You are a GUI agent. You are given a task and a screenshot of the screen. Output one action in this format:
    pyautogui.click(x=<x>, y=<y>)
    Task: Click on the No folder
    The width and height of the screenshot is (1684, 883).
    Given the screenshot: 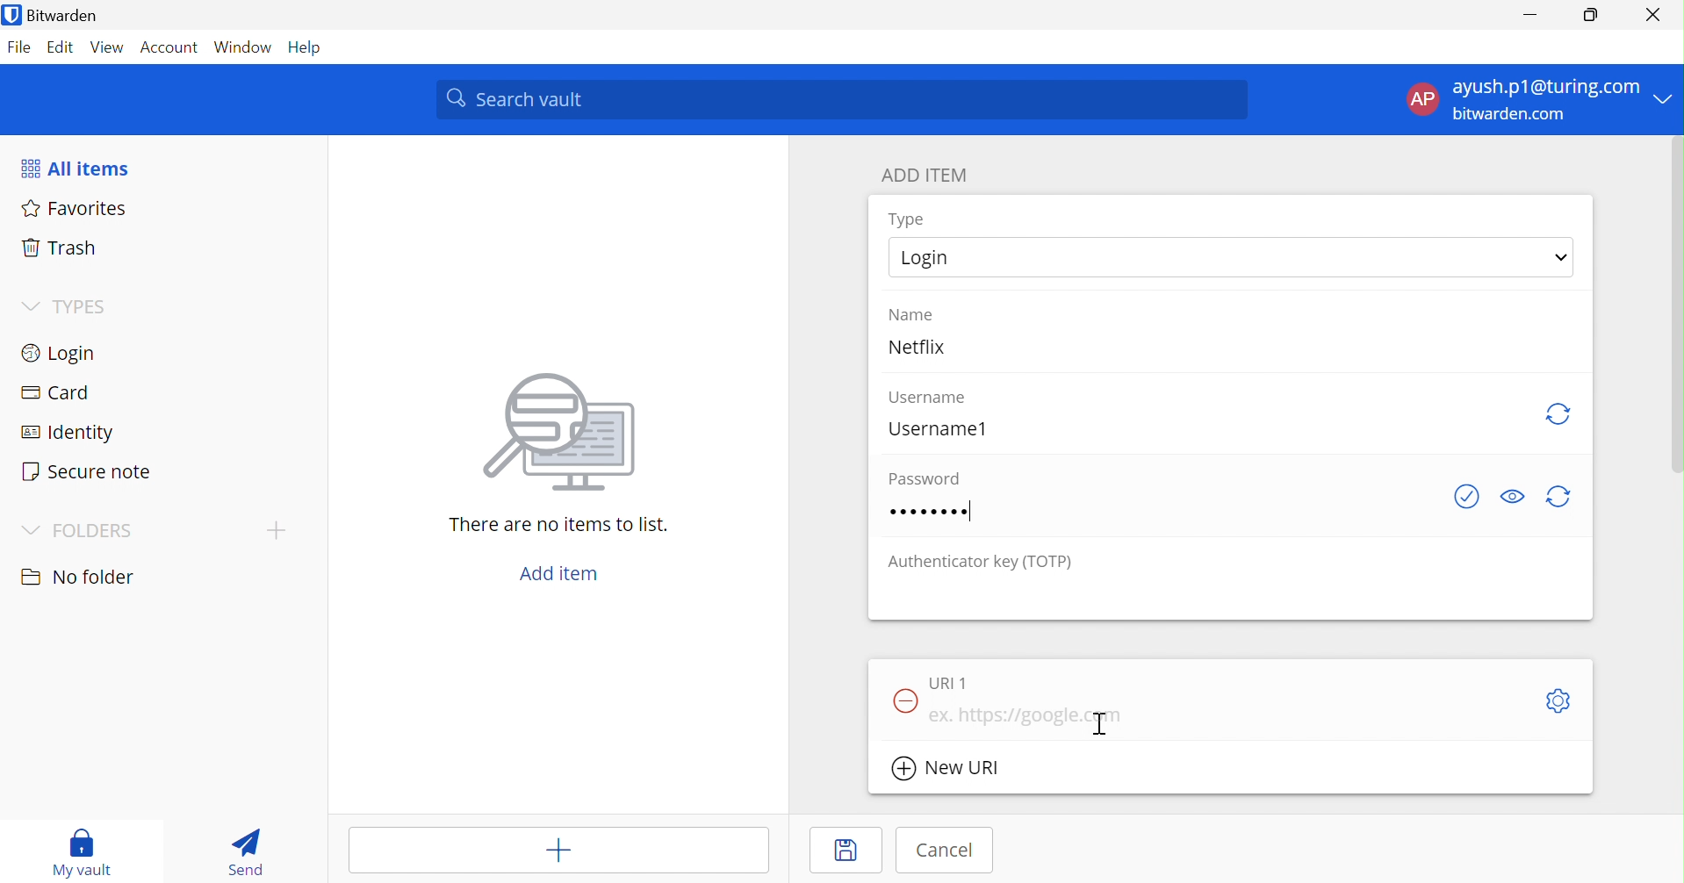 What is the action you would take?
    pyautogui.click(x=78, y=577)
    